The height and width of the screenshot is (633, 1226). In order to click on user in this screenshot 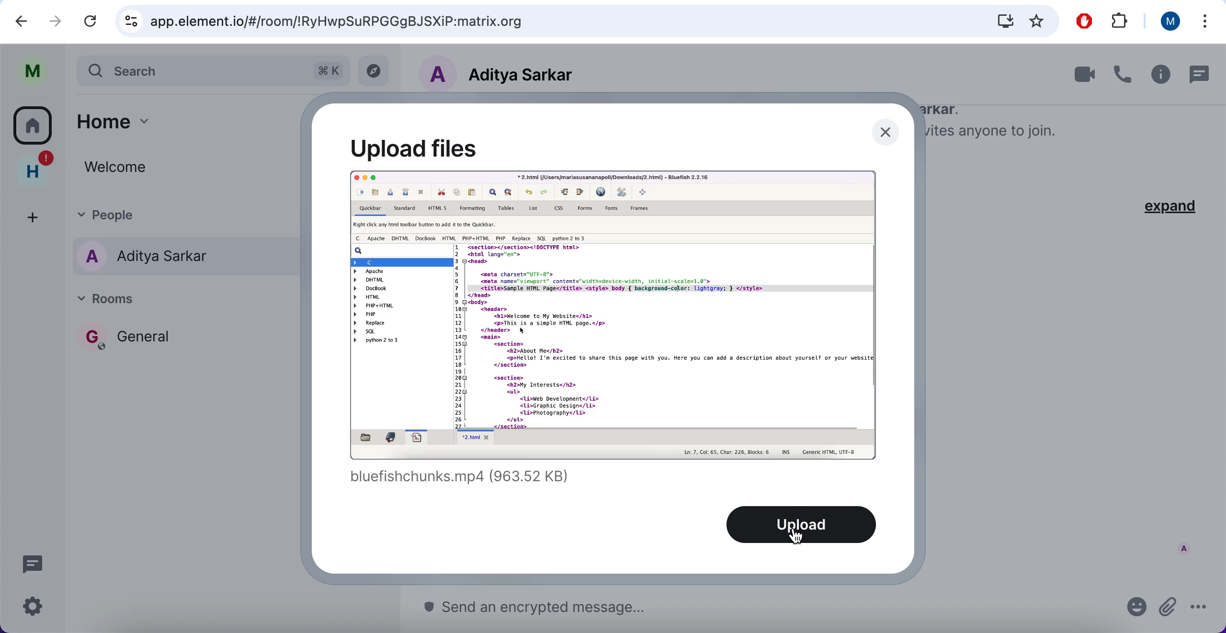, I will do `click(1169, 24)`.